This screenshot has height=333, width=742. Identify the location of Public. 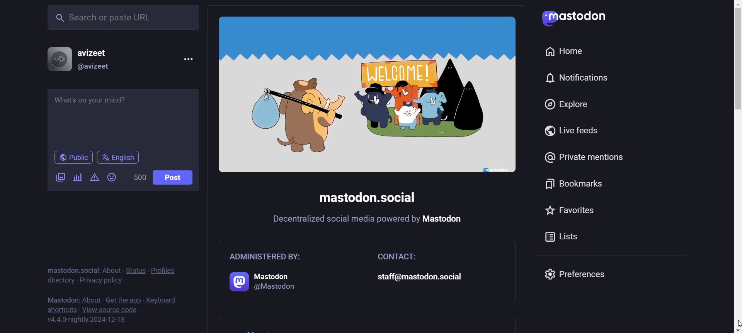
(73, 158).